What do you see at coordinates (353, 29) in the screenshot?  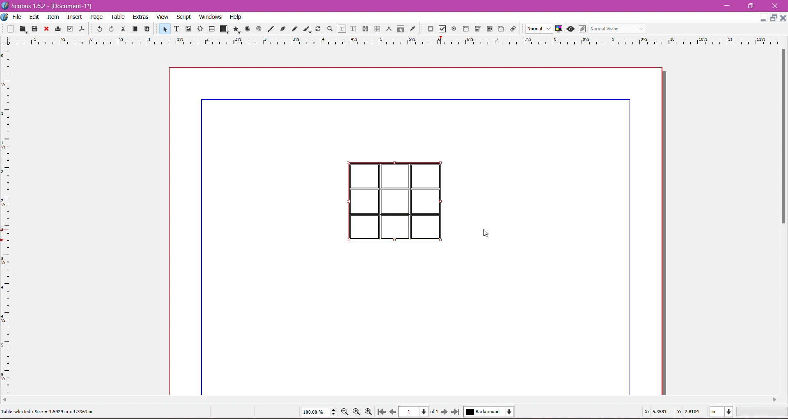 I see `Edit Text with Story` at bounding box center [353, 29].